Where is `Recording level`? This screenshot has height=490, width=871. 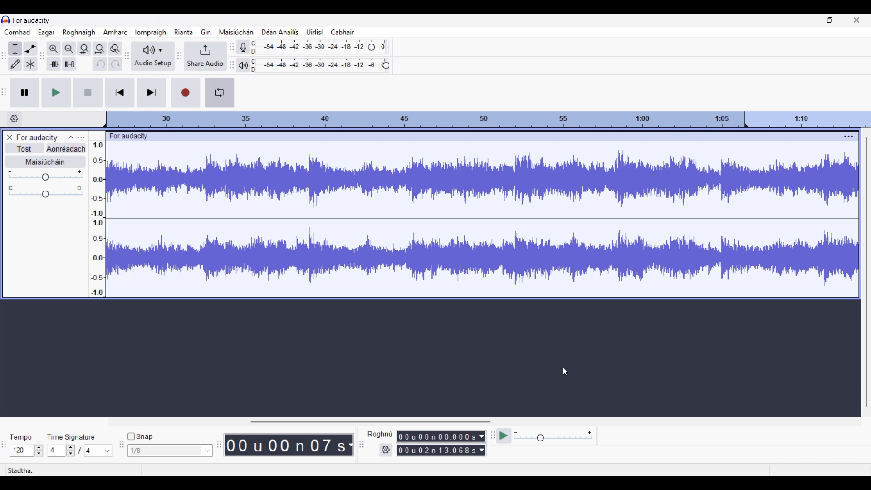
Recording level is located at coordinates (309, 45).